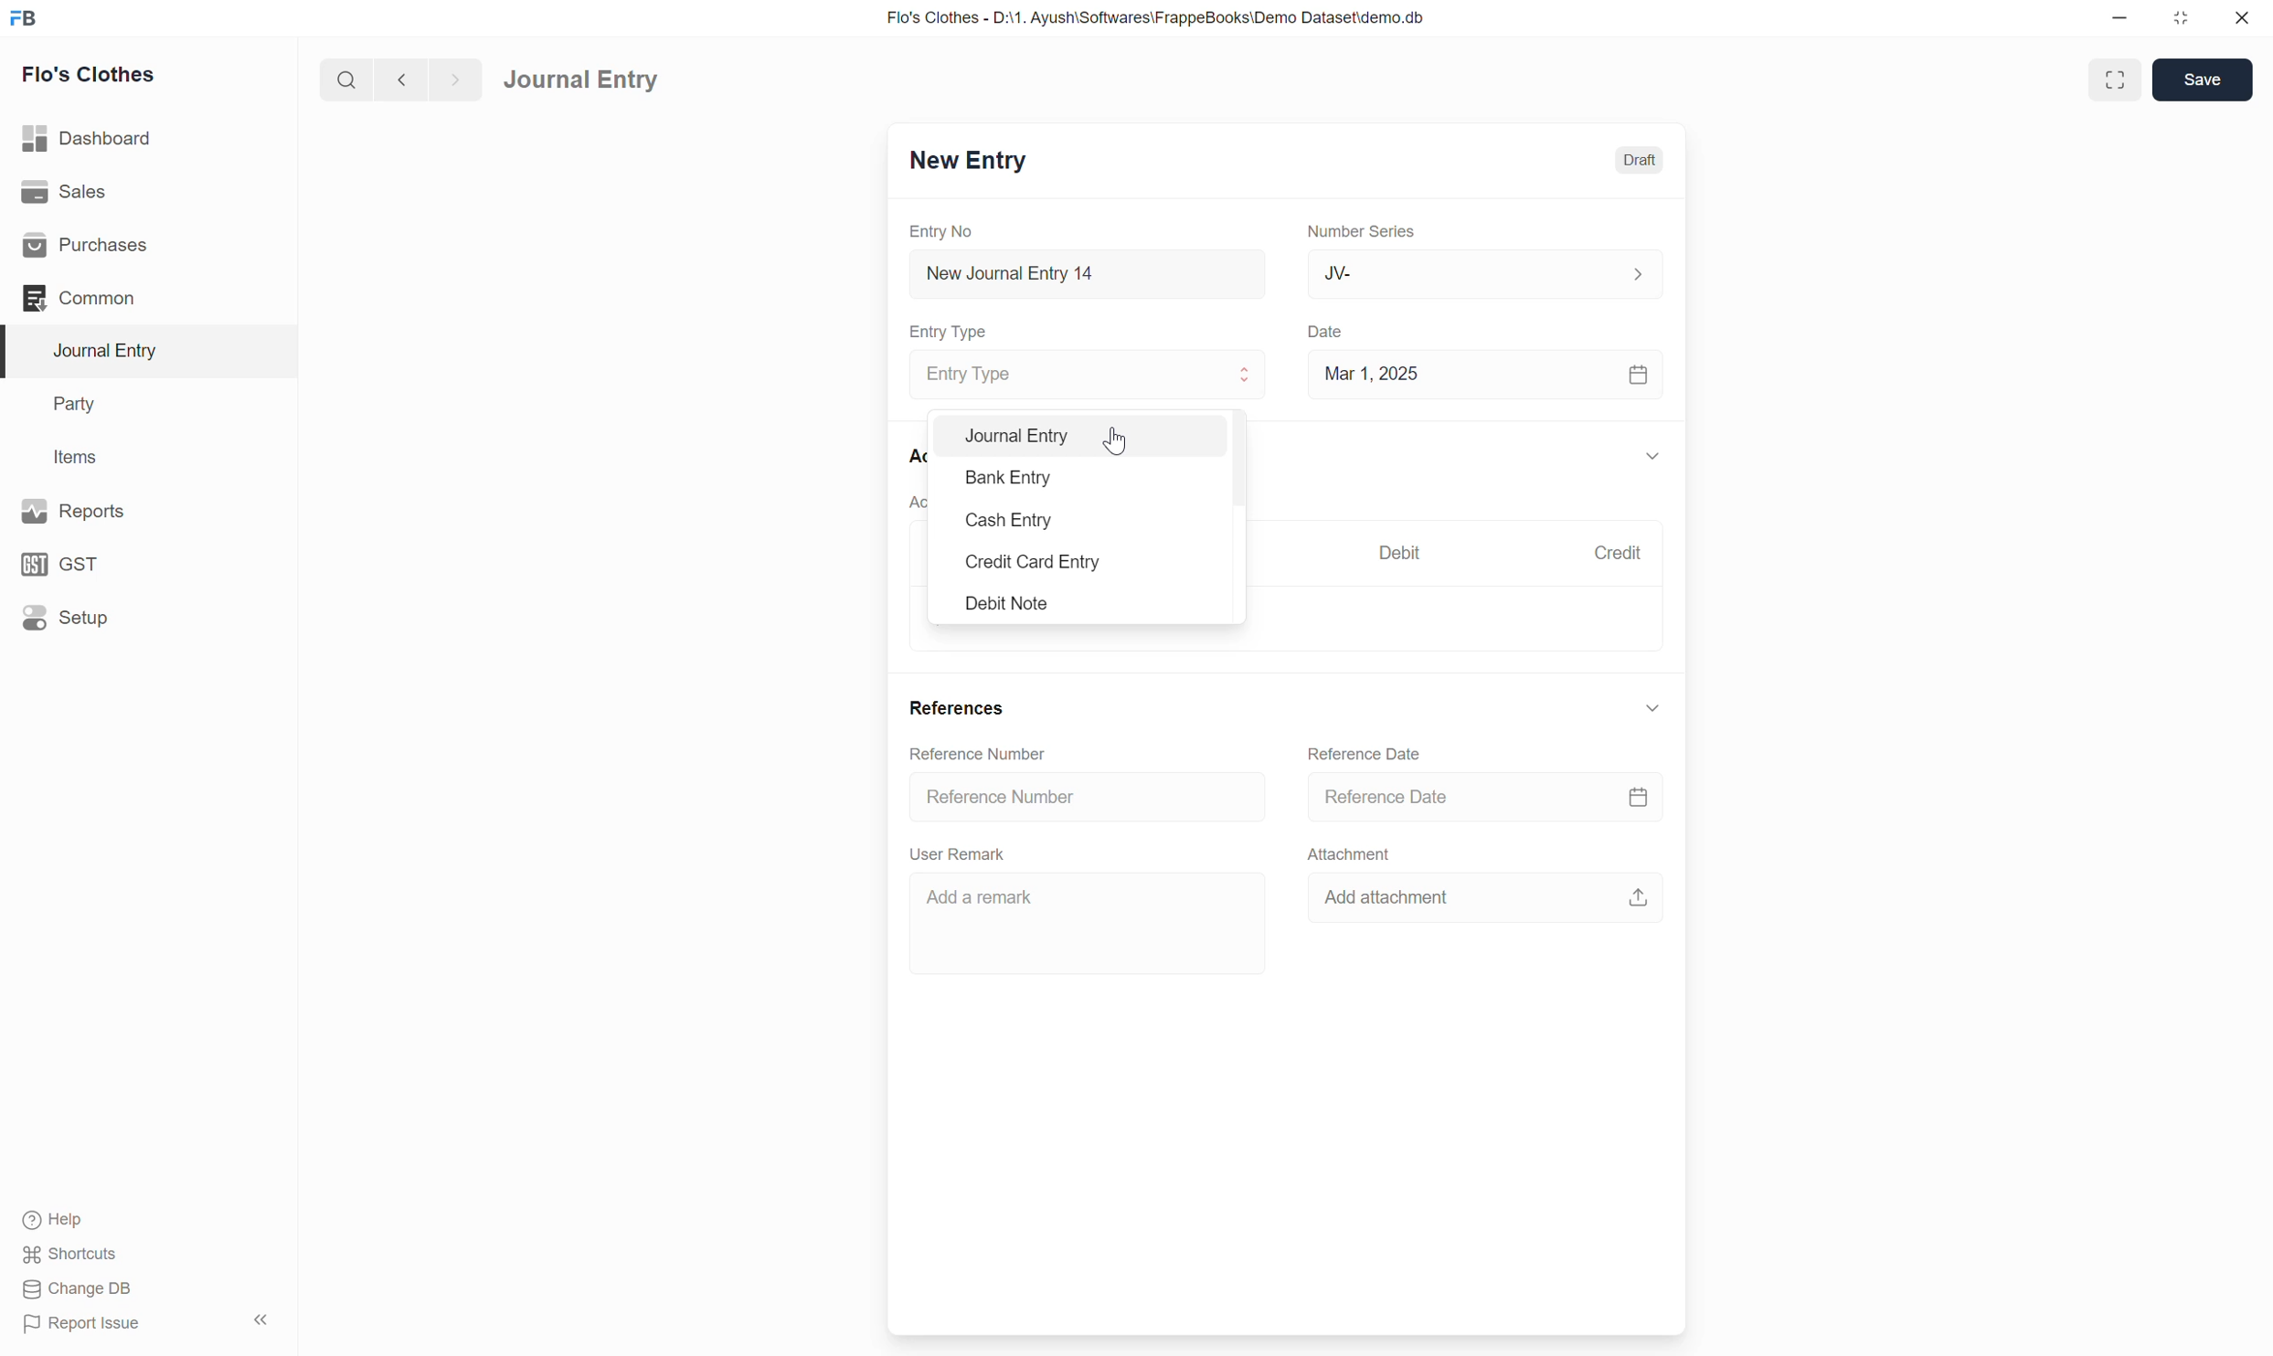  Describe the element at coordinates (112, 350) in the screenshot. I see `Journal Entry` at that location.